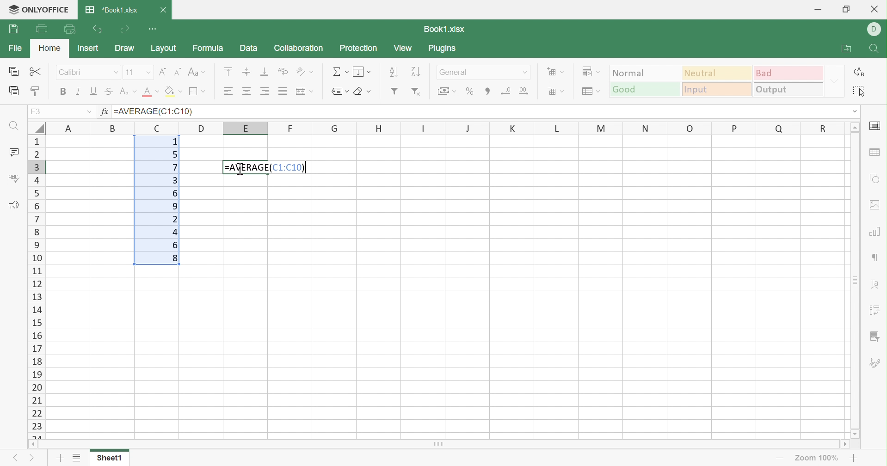 This screenshot has width=887, height=466. I want to click on Accounting style, so click(448, 92).